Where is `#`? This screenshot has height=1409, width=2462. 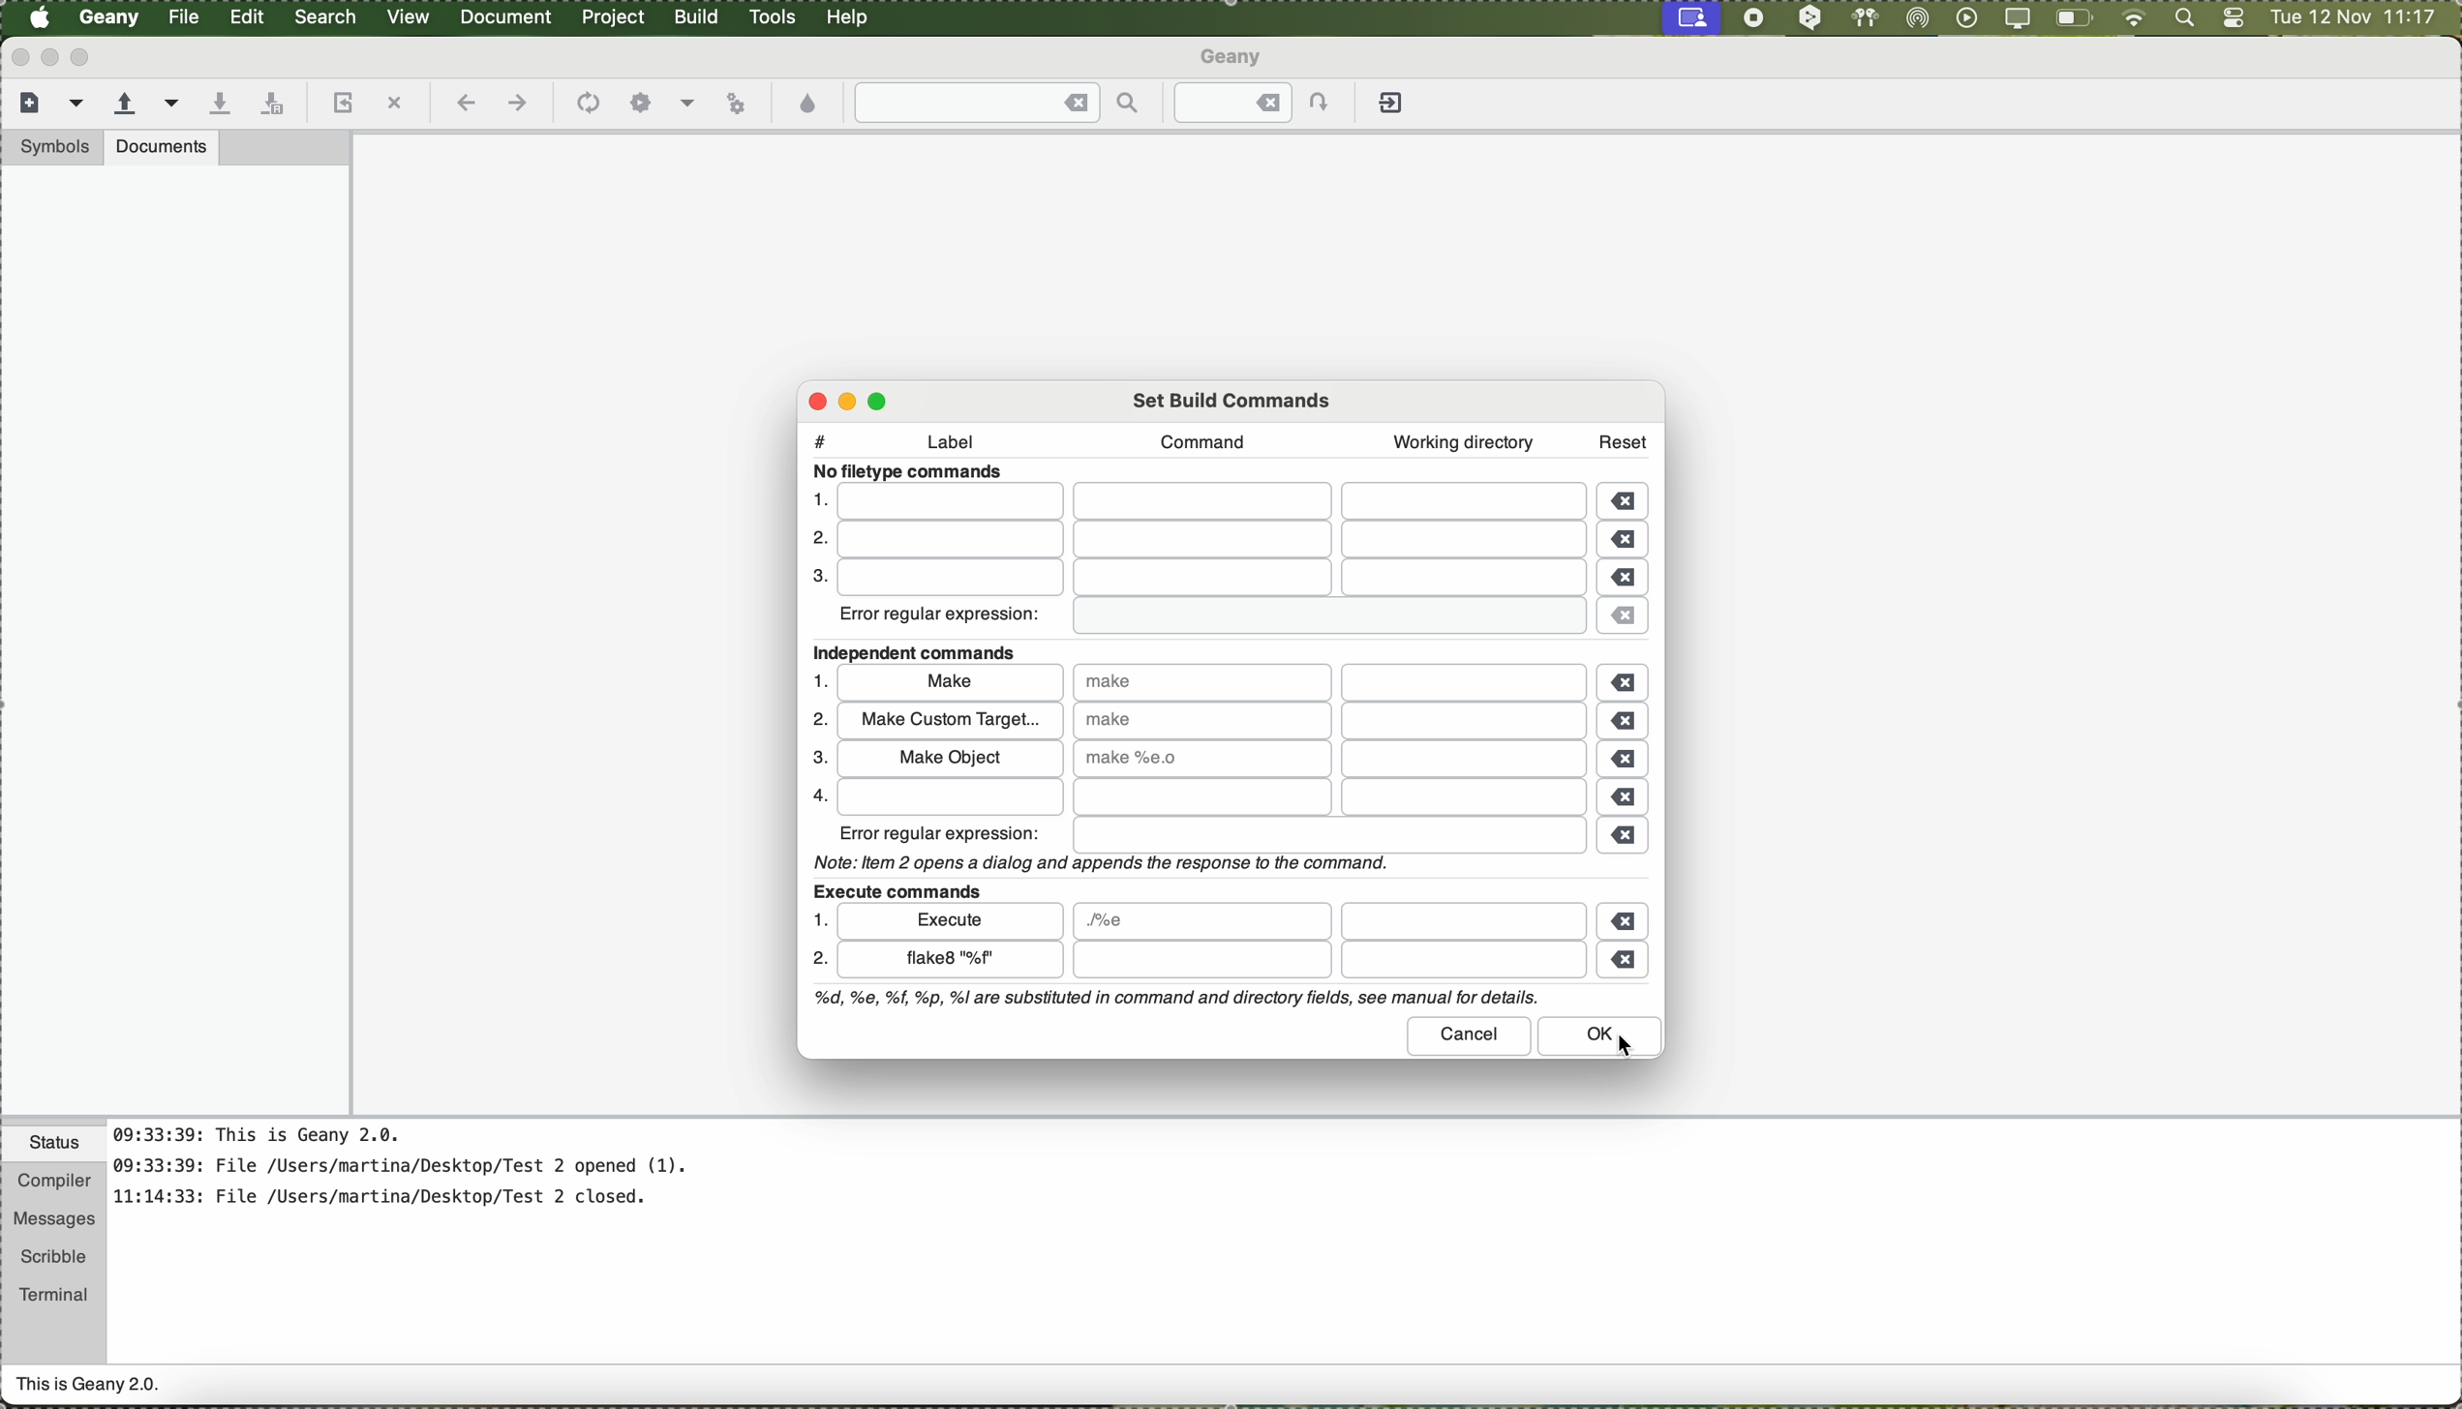 # is located at coordinates (820, 436).